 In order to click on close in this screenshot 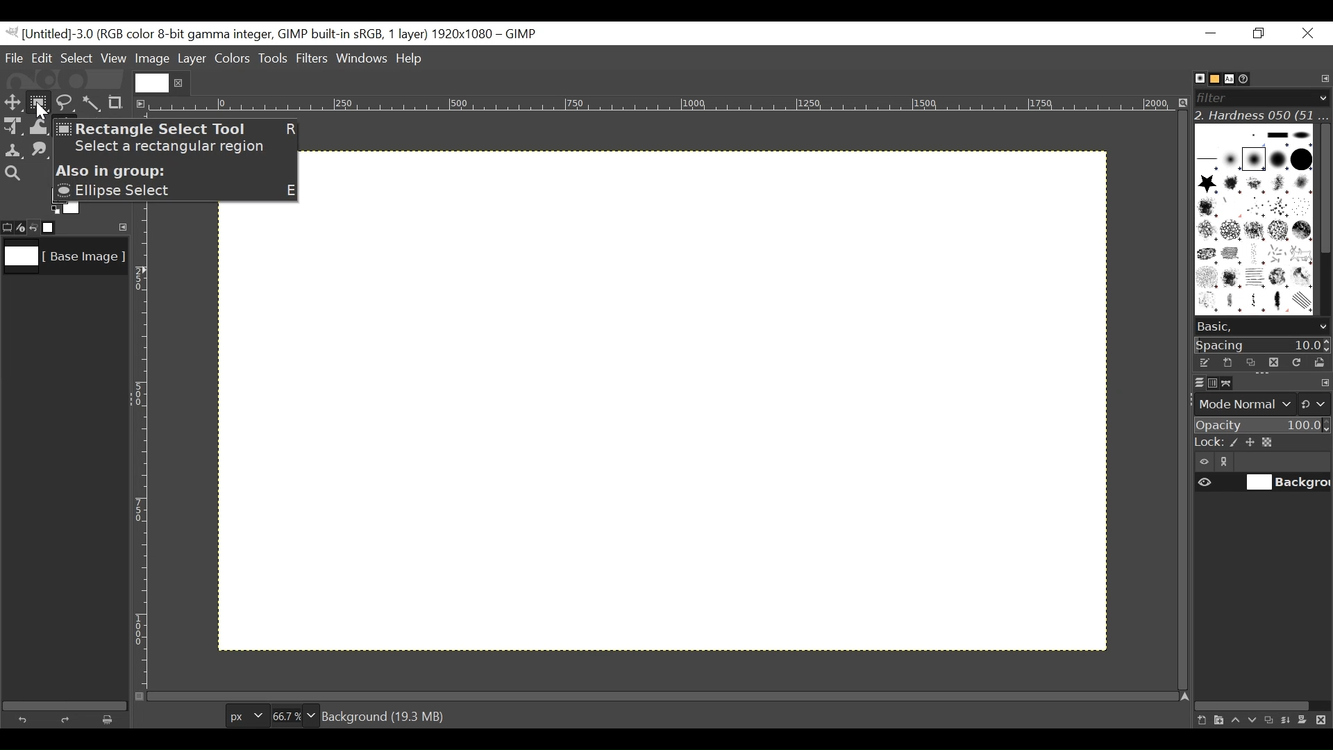, I will do `click(181, 83)`.